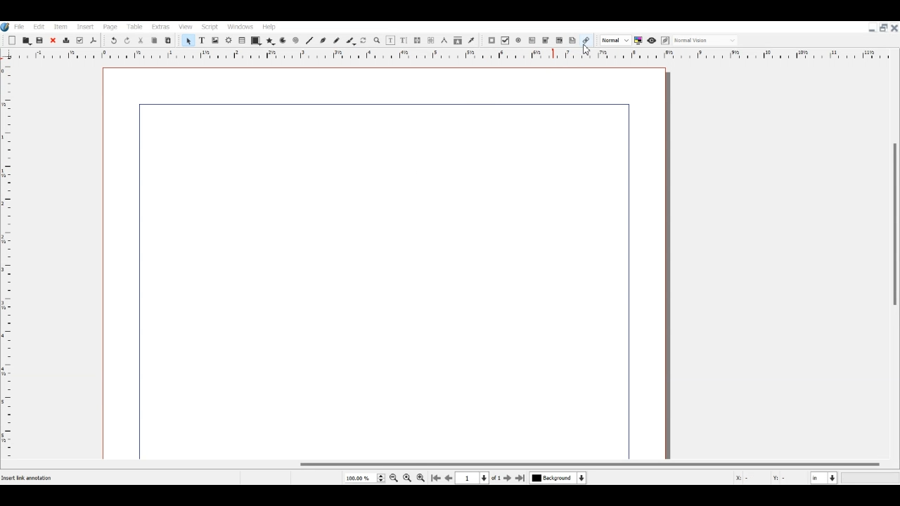 The image size is (900, 506). Describe the element at coordinates (376, 40) in the screenshot. I see `Zoom in or out` at that location.